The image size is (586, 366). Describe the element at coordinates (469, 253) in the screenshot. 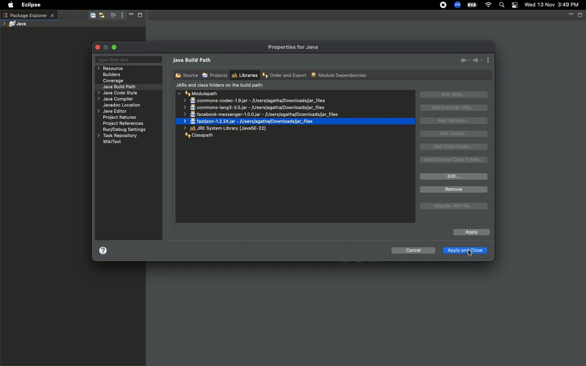

I see `Pointer Cursor` at that location.